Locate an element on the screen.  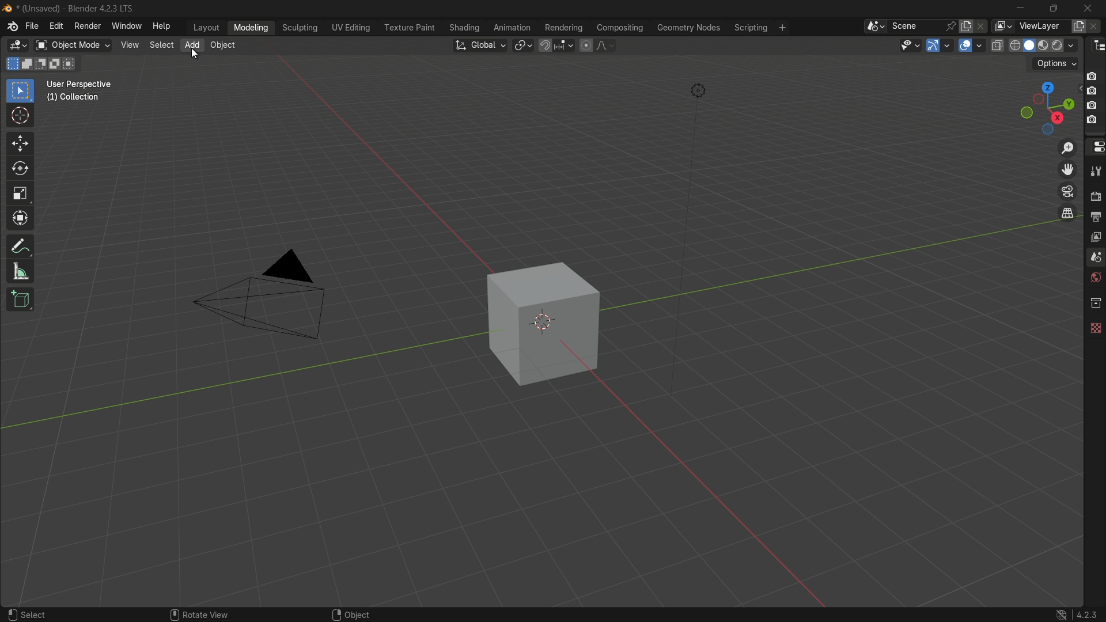
subtract existing selection is located at coordinates (42, 63).